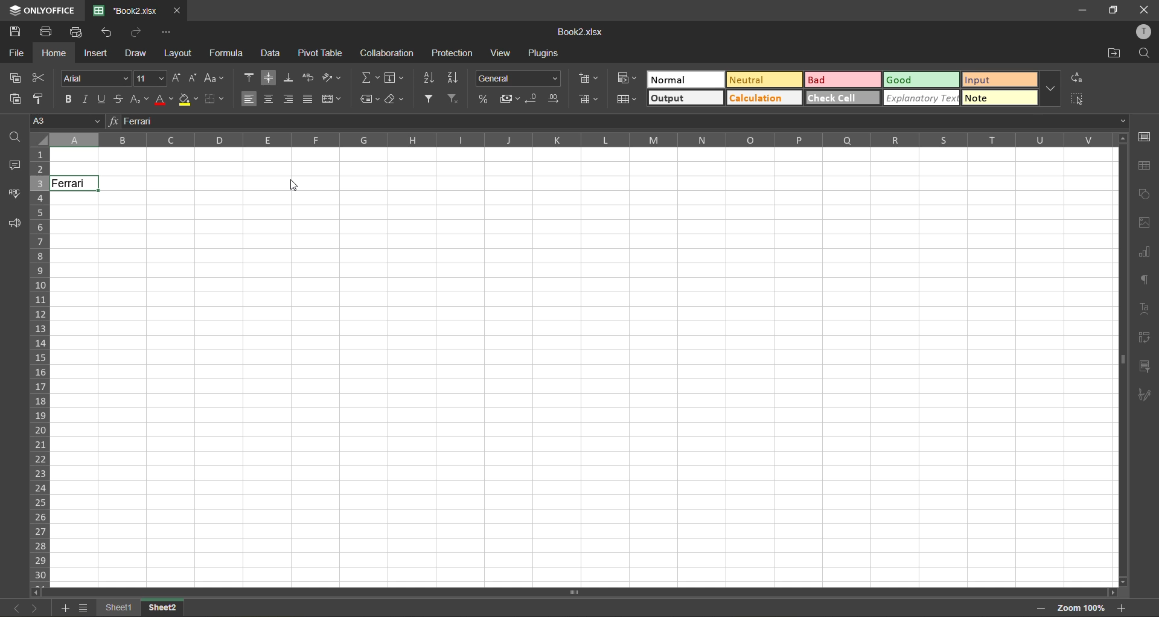 Image resolution: width=1159 pixels, height=617 pixels. Describe the element at coordinates (248, 99) in the screenshot. I see `align left` at that location.